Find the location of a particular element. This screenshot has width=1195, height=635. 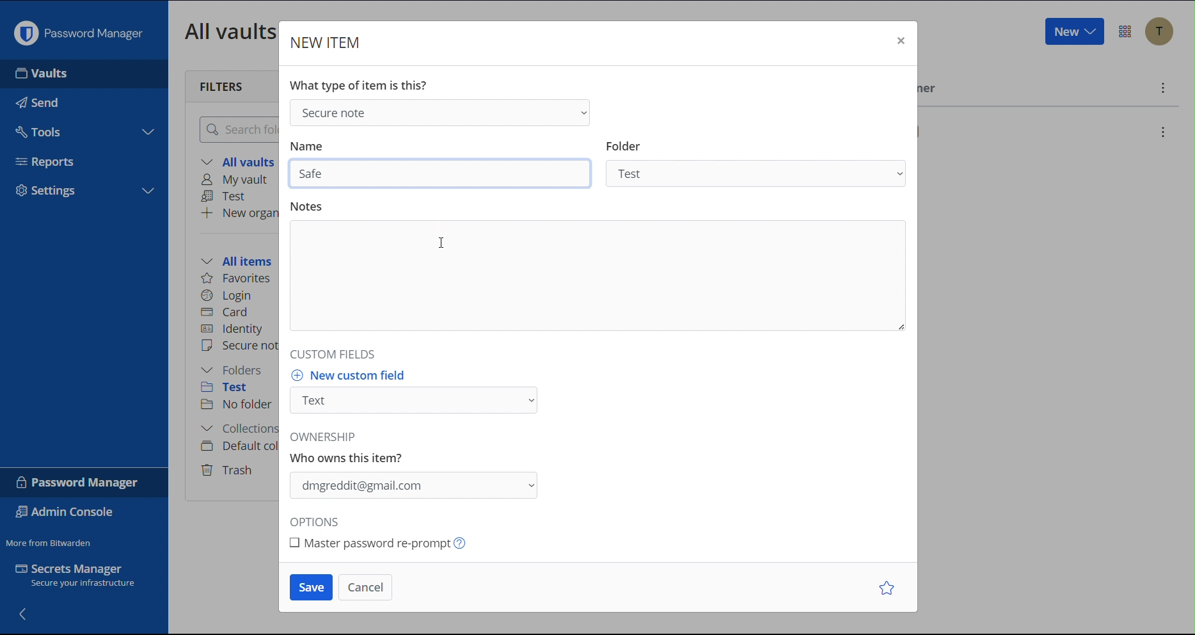

New is located at coordinates (1073, 32).